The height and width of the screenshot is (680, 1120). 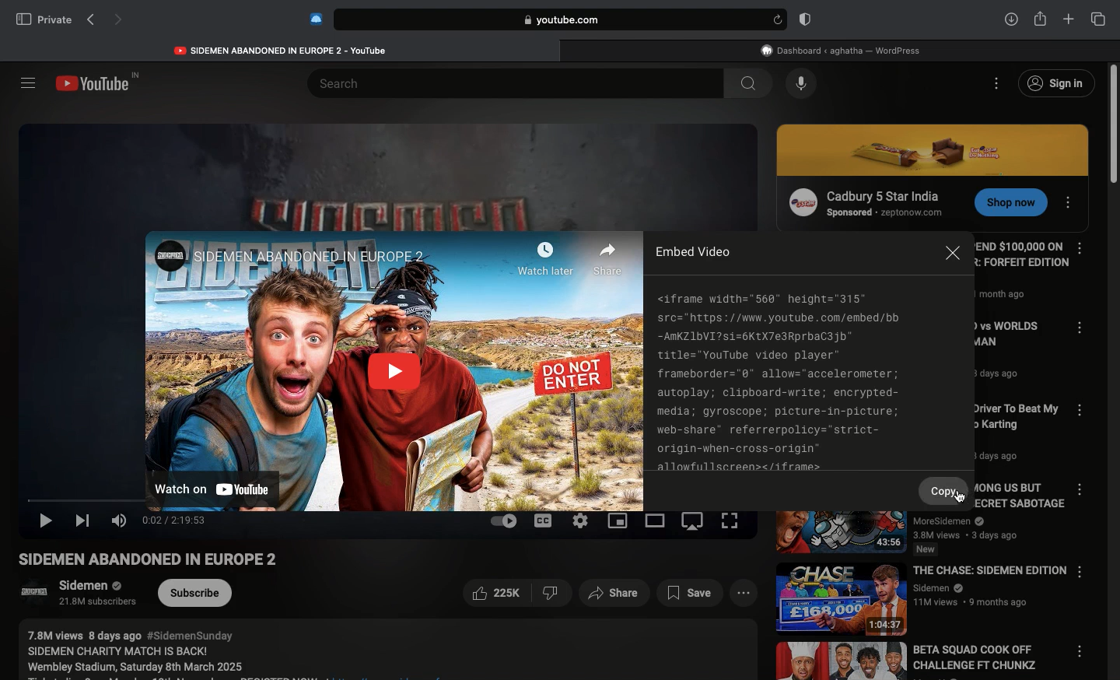 What do you see at coordinates (1113, 371) in the screenshot?
I see `Scroll` at bounding box center [1113, 371].